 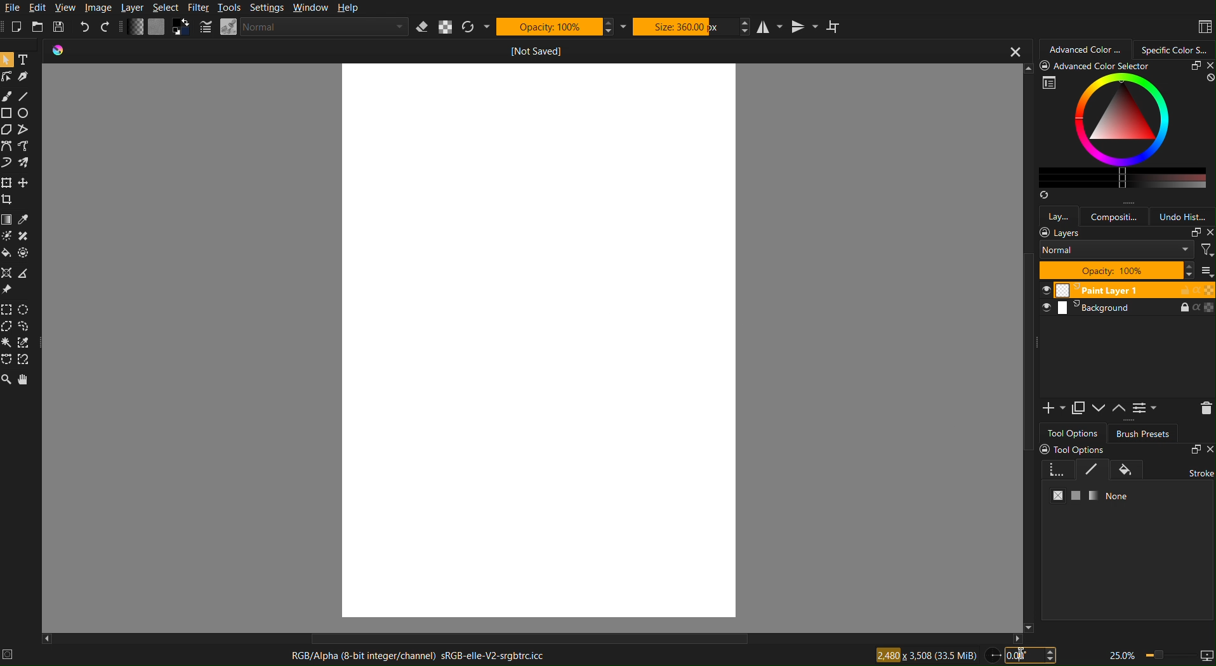 What do you see at coordinates (1207, 233) in the screenshot?
I see `close` at bounding box center [1207, 233].